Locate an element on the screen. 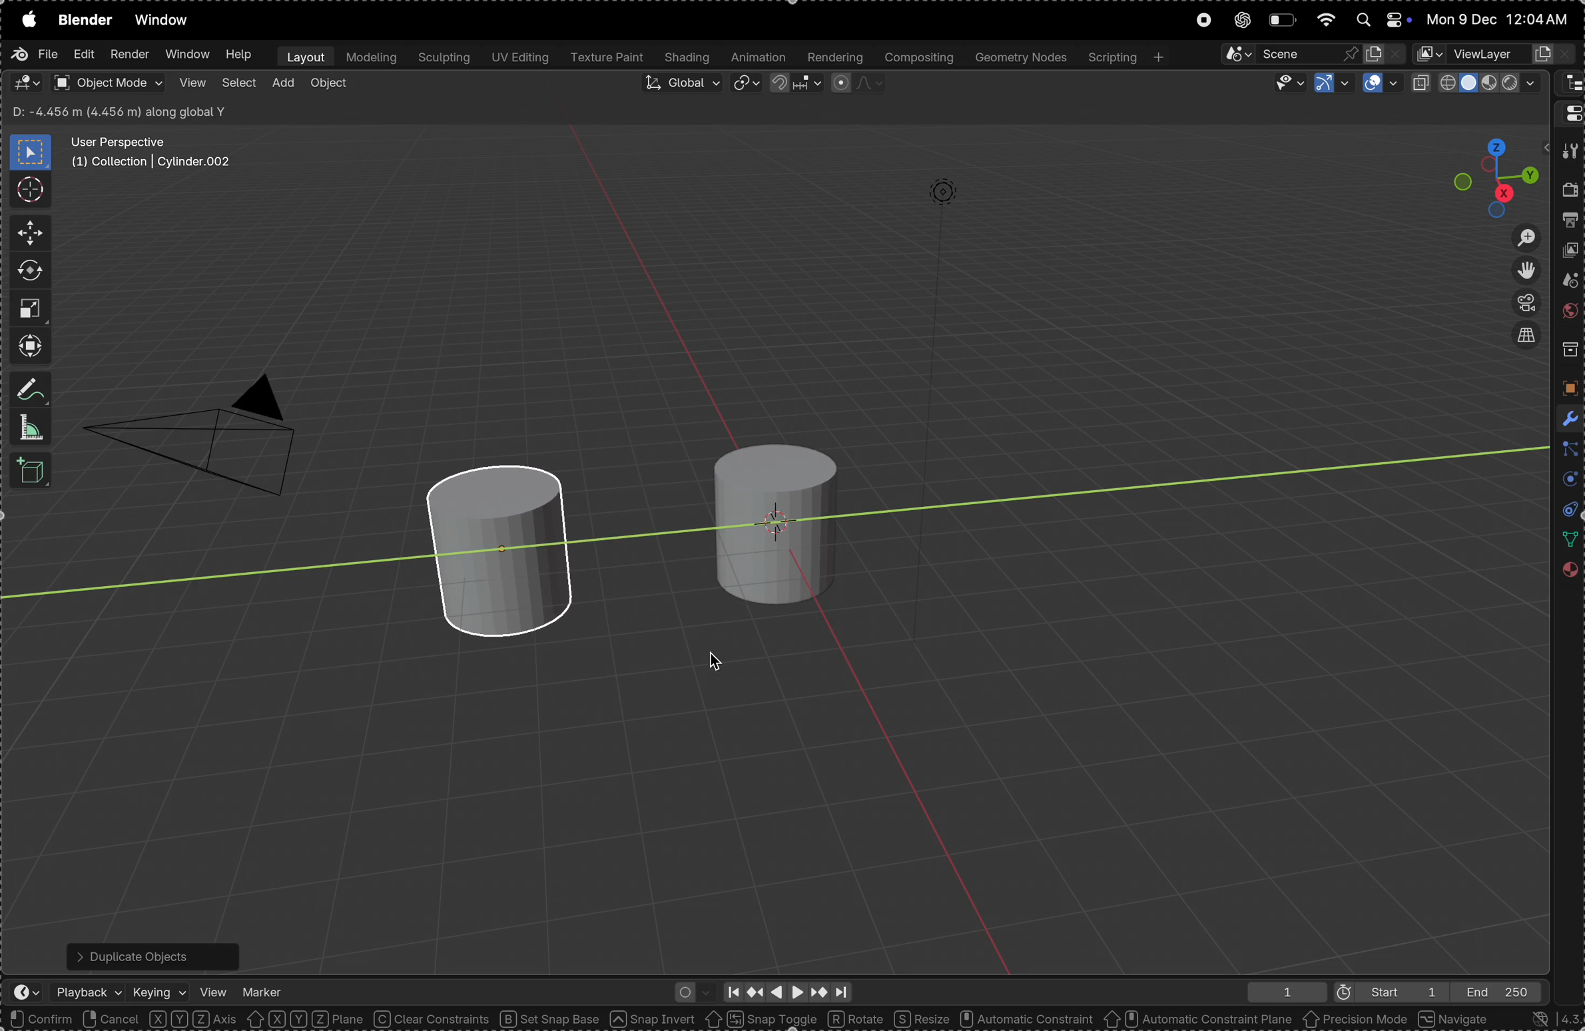 The image size is (1585, 1031). scene is located at coordinates (1567, 283).